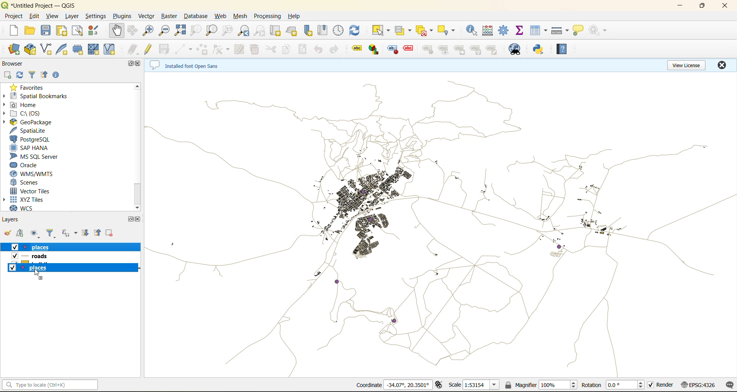 The image size is (737, 392). I want to click on view, so click(53, 17).